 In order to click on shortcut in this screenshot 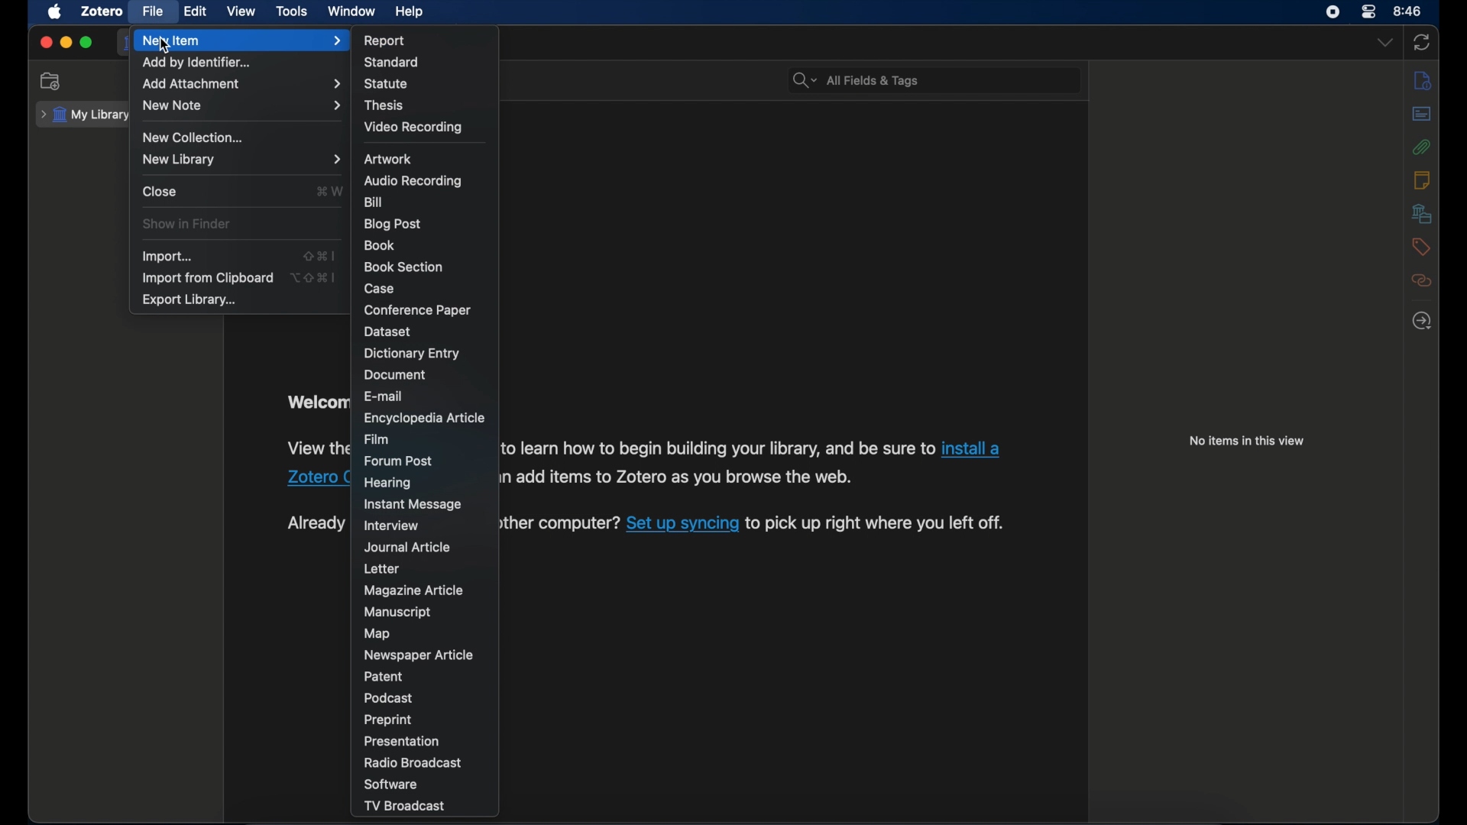, I will do `click(317, 255)`.